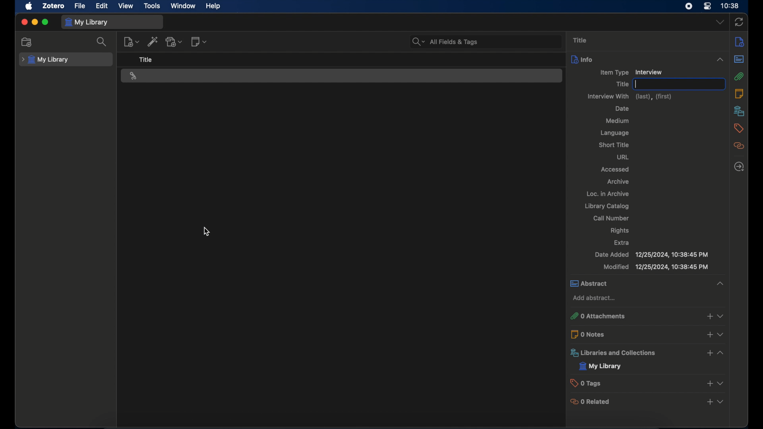 This screenshot has height=429, width=763. What do you see at coordinates (649, 59) in the screenshot?
I see `info` at bounding box center [649, 59].